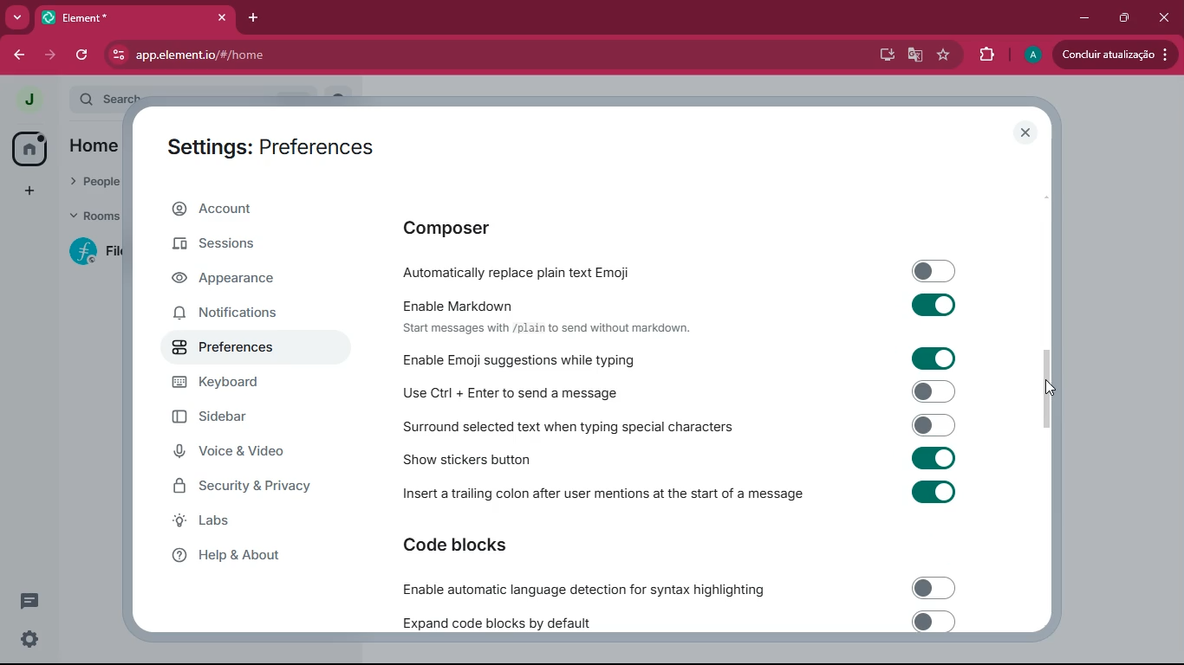 This screenshot has width=1184, height=665. Describe the element at coordinates (16, 16) in the screenshot. I see `more` at that location.